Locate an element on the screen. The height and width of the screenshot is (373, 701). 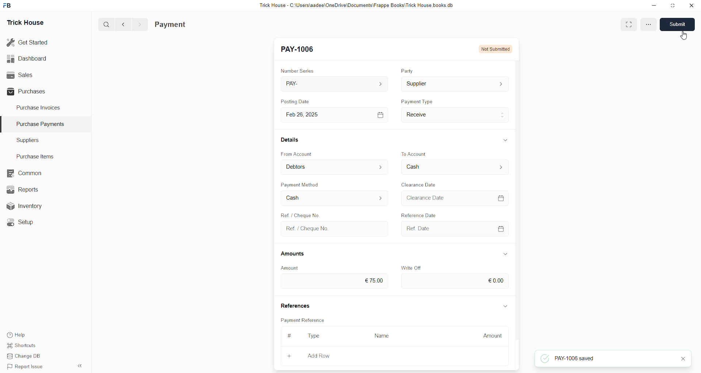
Amount is located at coordinates (493, 336).